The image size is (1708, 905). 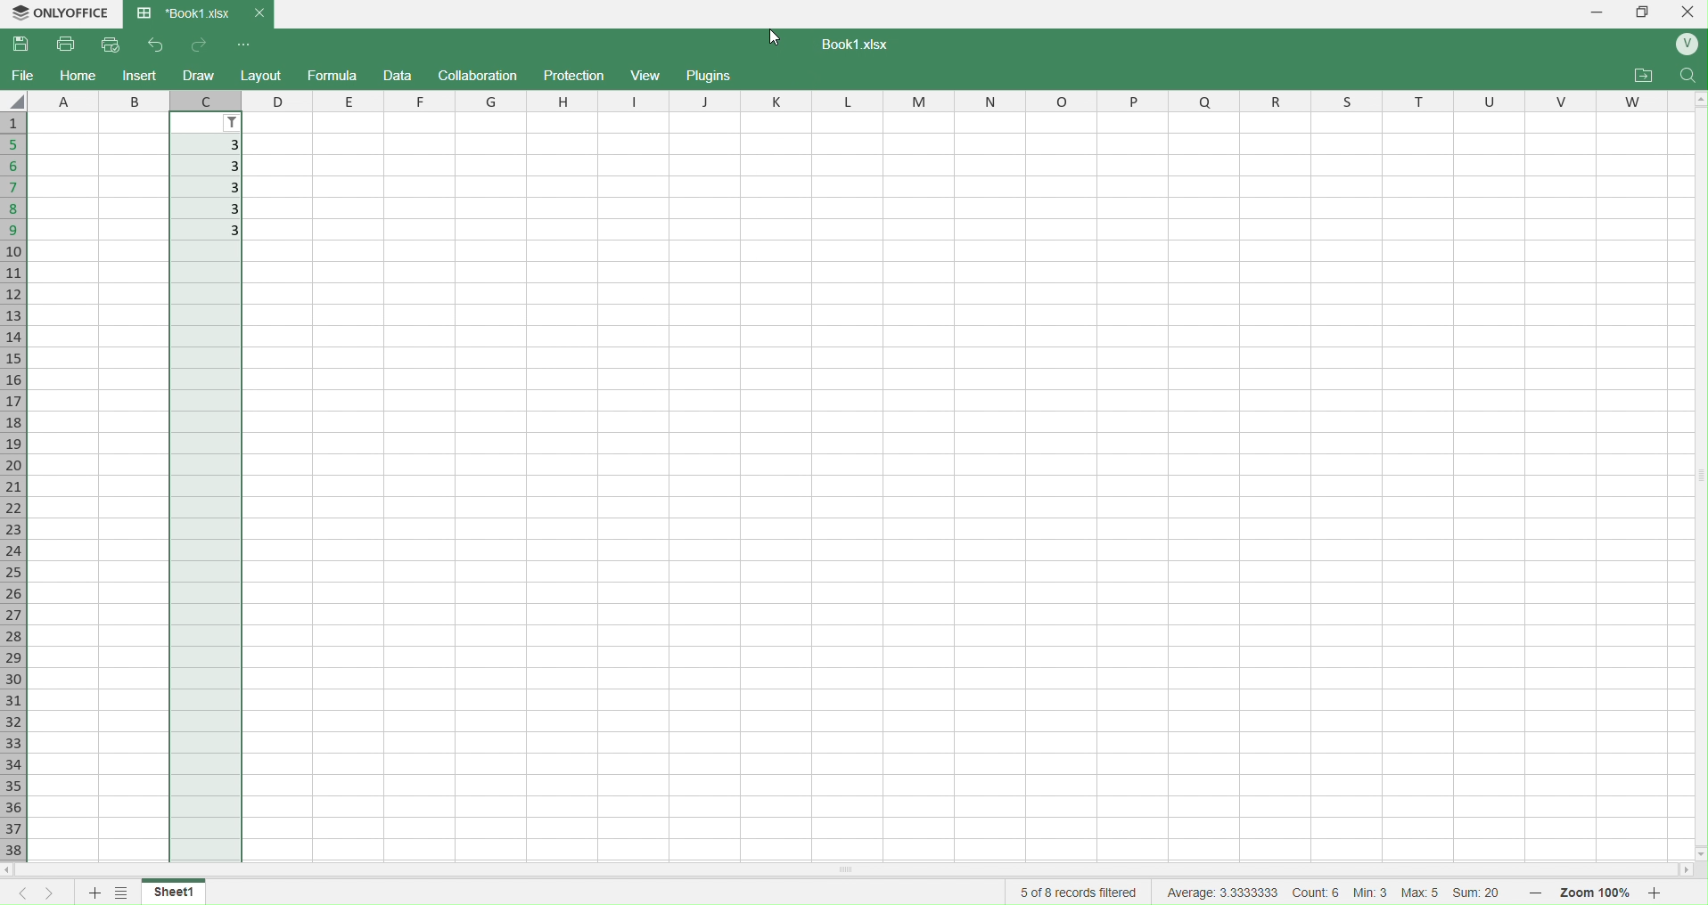 What do you see at coordinates (197, 14) in the screenshot?
I see `Book` at bounding box center [197, 14].